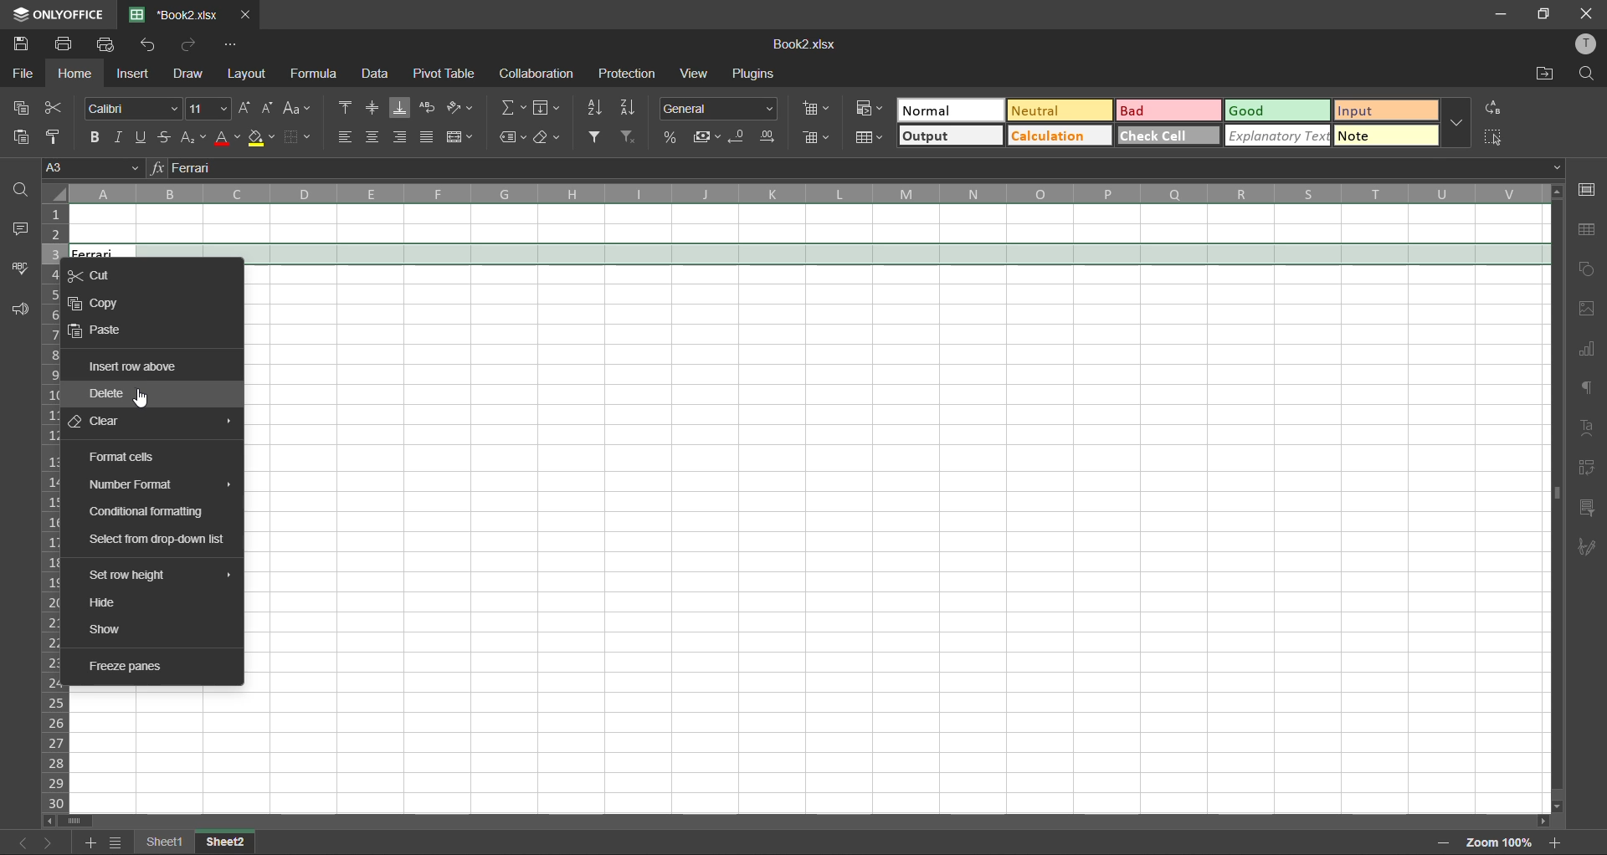 The image size is (1607, 855). Describe the element at coordinates (95, 169) in the screenshot. I see `cell address` at that location.